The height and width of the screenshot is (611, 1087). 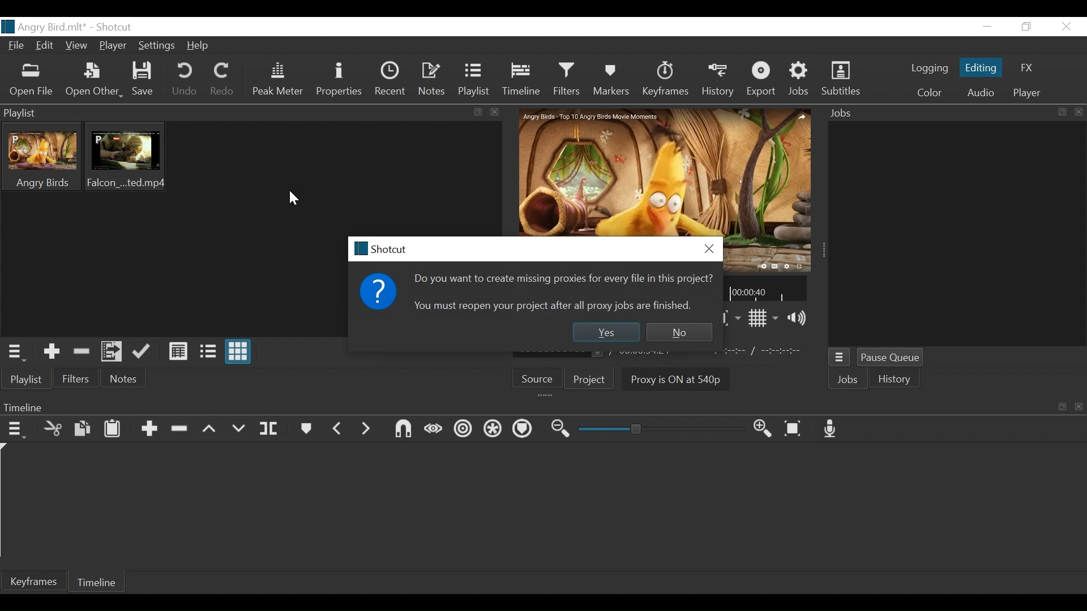 What do you see at coordinates (523, 429) in the screenshot?
I see `Ripple Marker` at bounding box center [523, 429].